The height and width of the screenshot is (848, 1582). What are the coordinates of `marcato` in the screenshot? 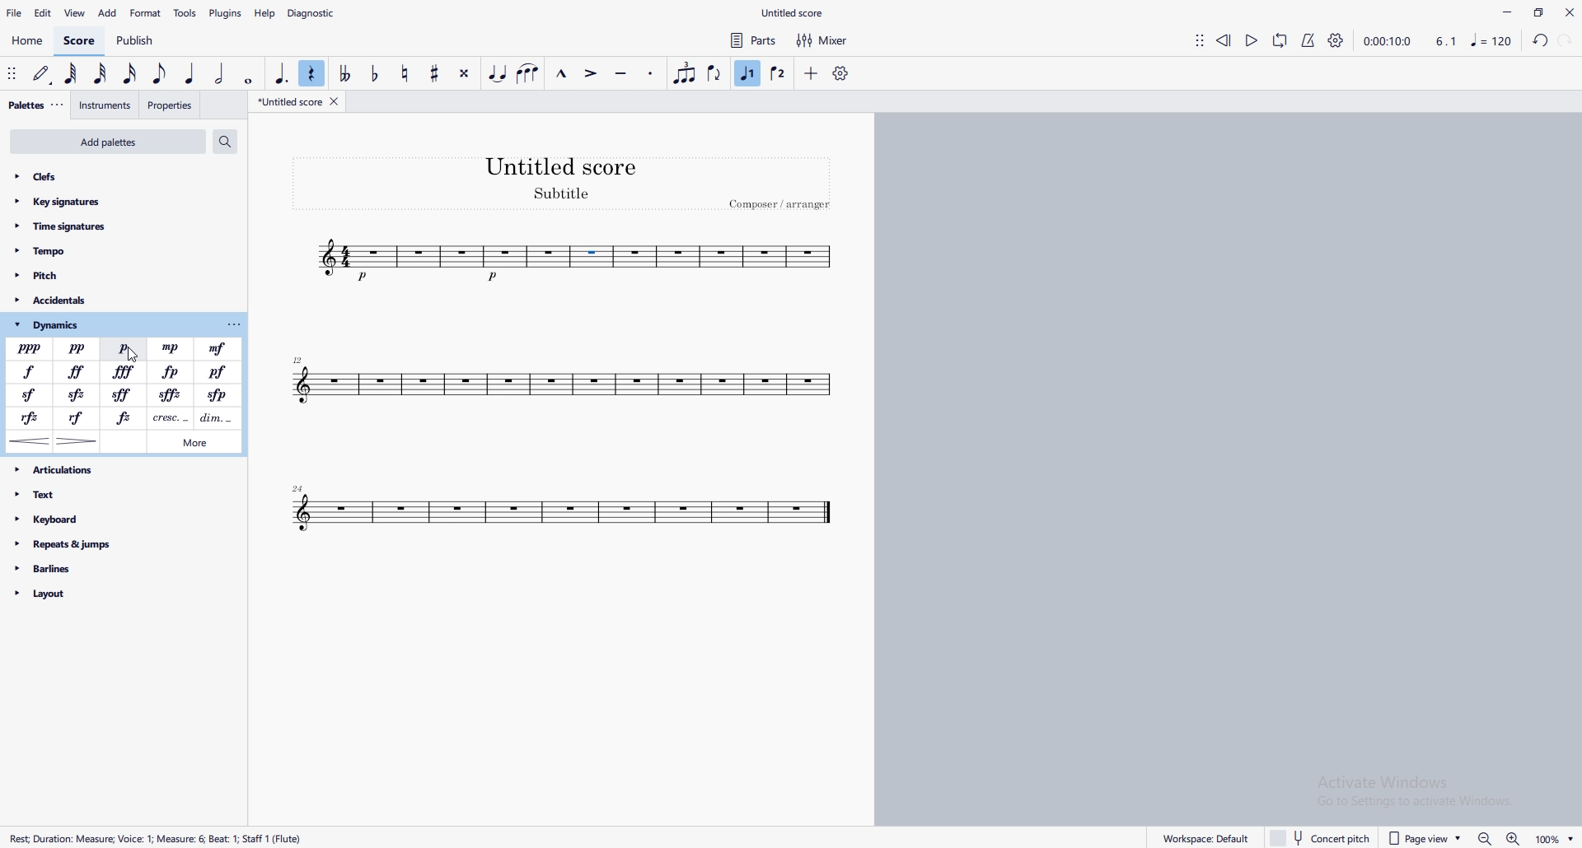 It's located at (563, 72).